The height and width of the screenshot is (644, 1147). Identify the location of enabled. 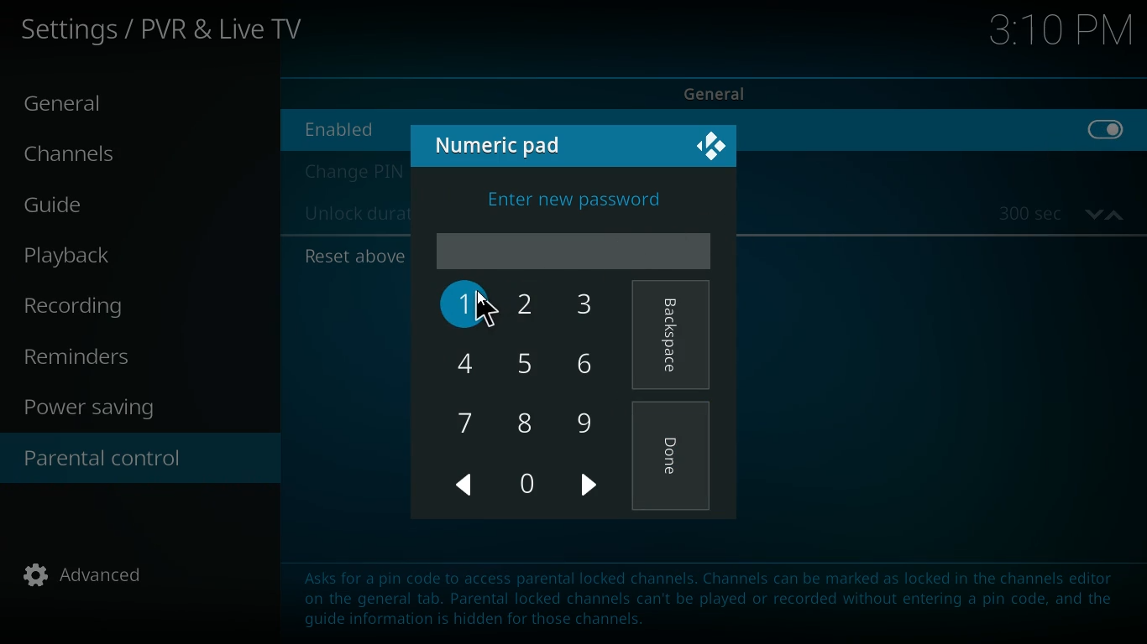
(351, 128).